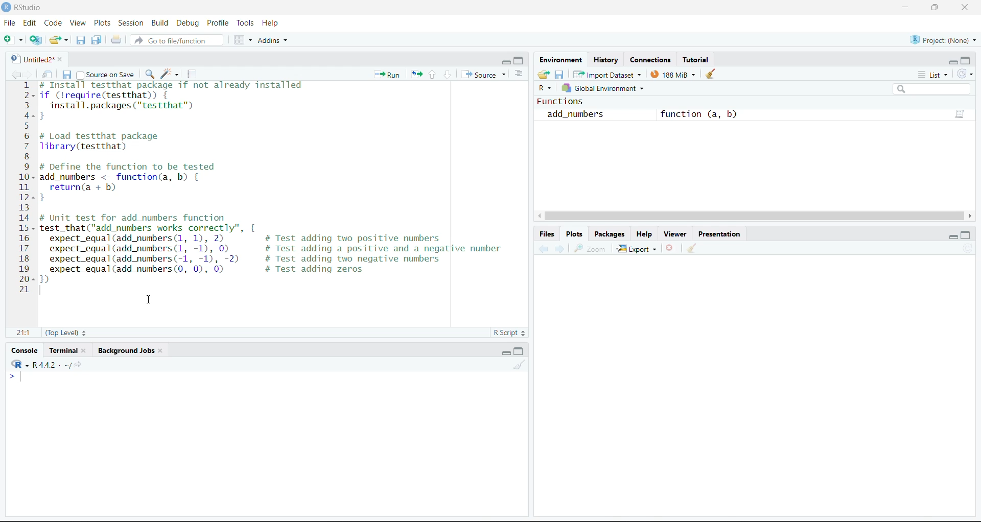  I want to click on Viewer, so click(678, 234).